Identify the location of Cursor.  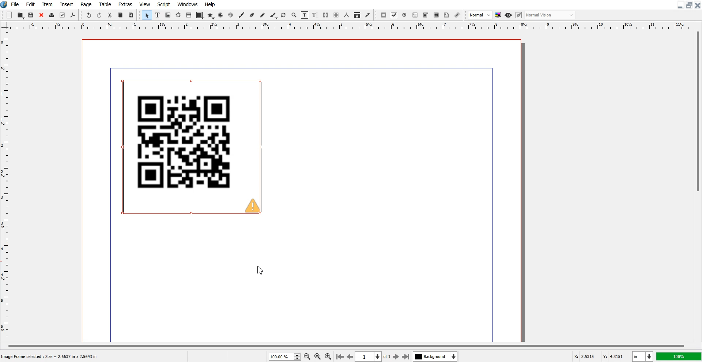
(261, 270).